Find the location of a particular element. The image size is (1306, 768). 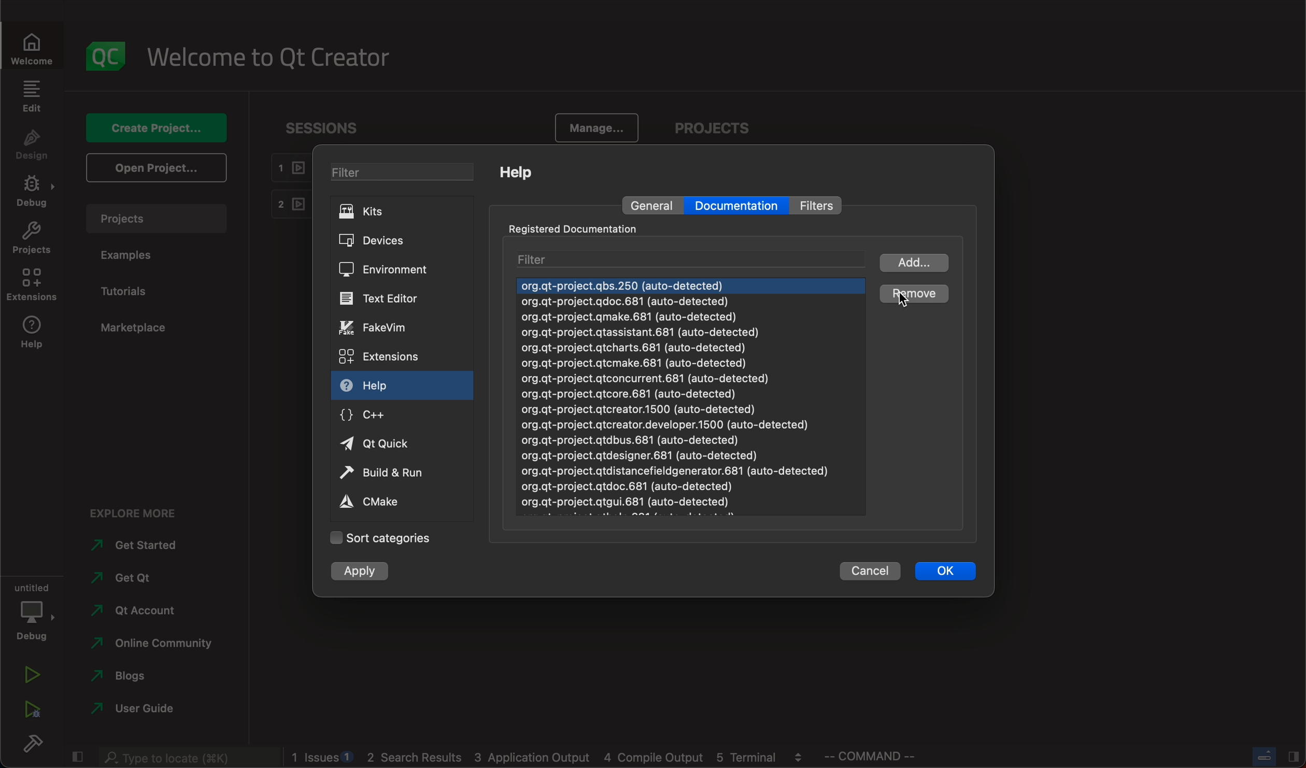

started is located at coordinates (142, 546).